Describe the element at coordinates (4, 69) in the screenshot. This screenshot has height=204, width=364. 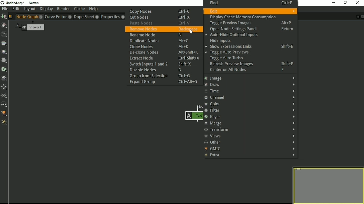
I see `Keyer` at that location.